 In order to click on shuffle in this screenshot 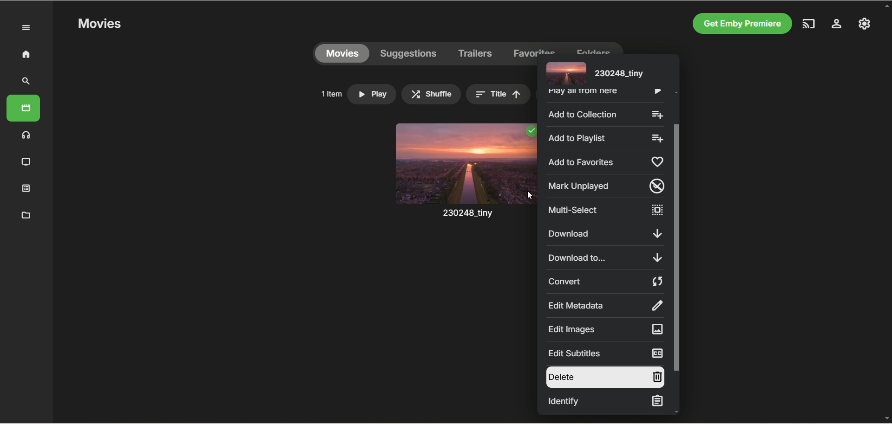, I will do `click(431, 94)`.